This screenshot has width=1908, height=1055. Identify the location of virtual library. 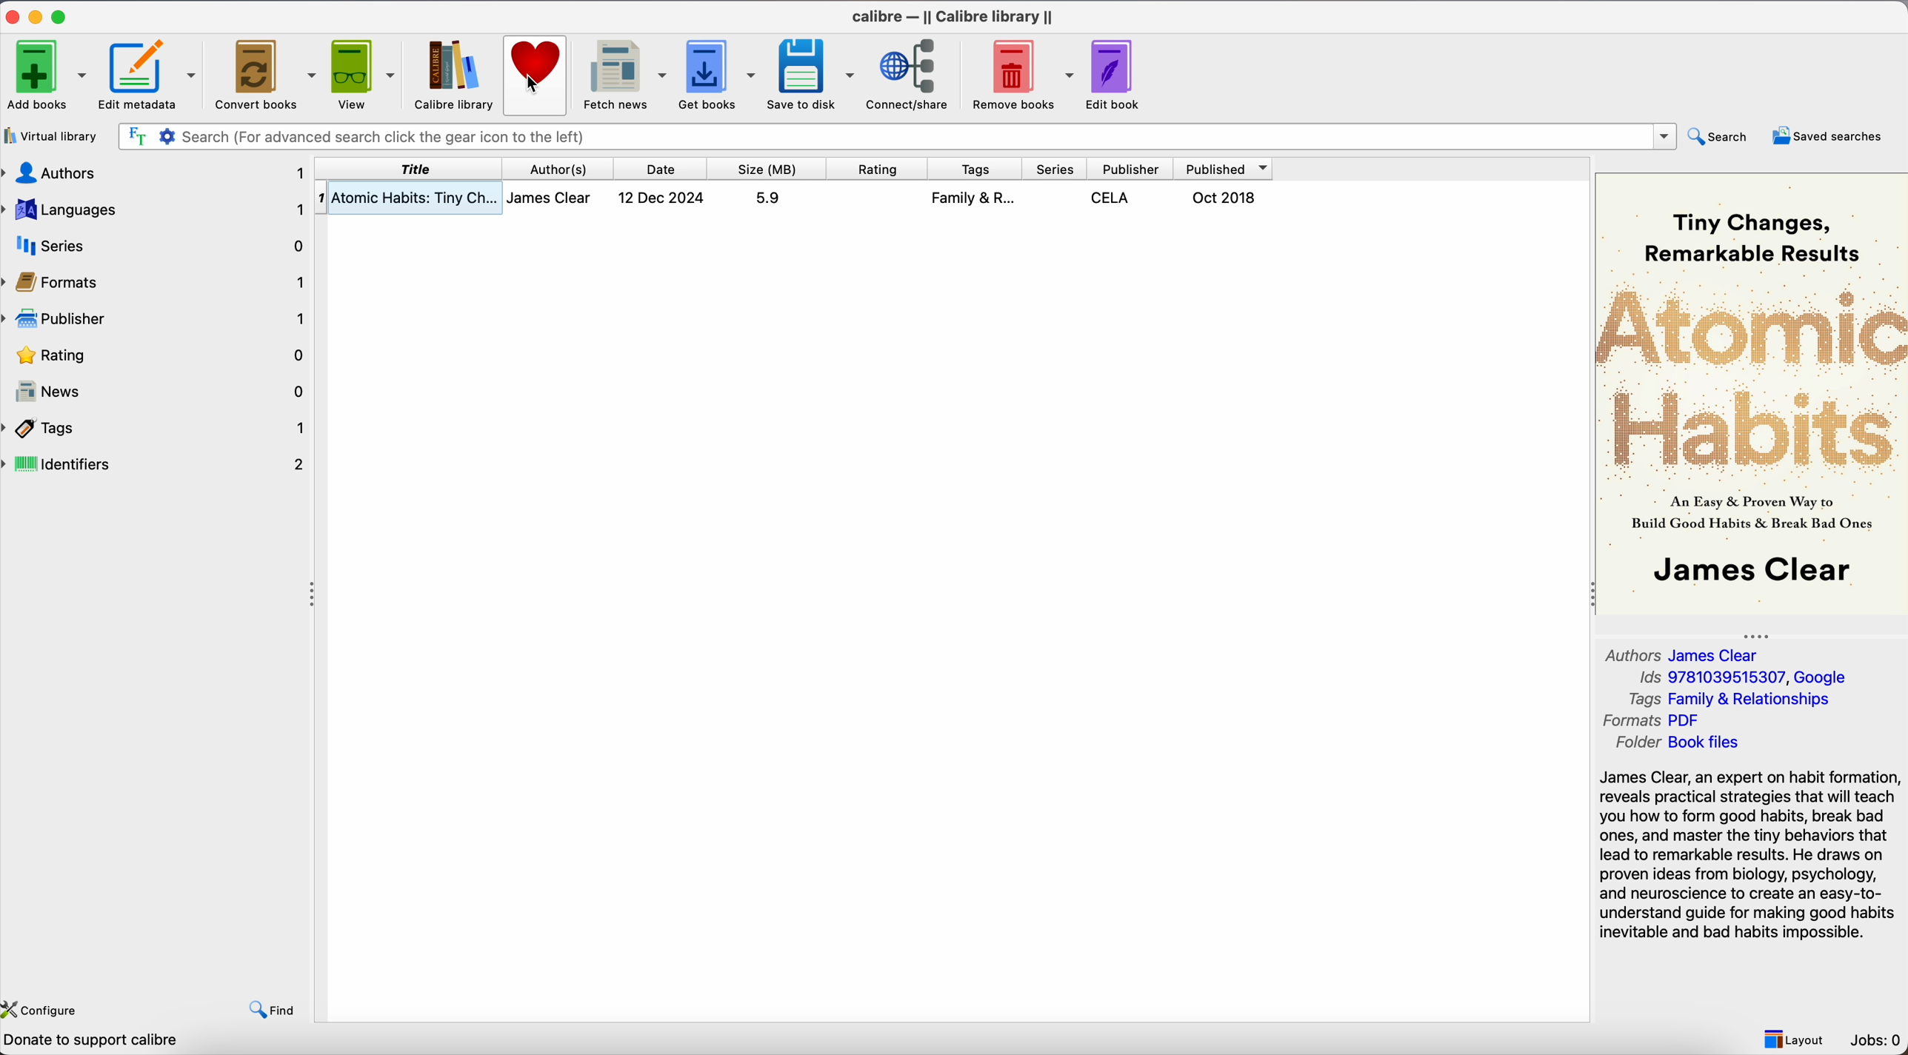
(53, 137).